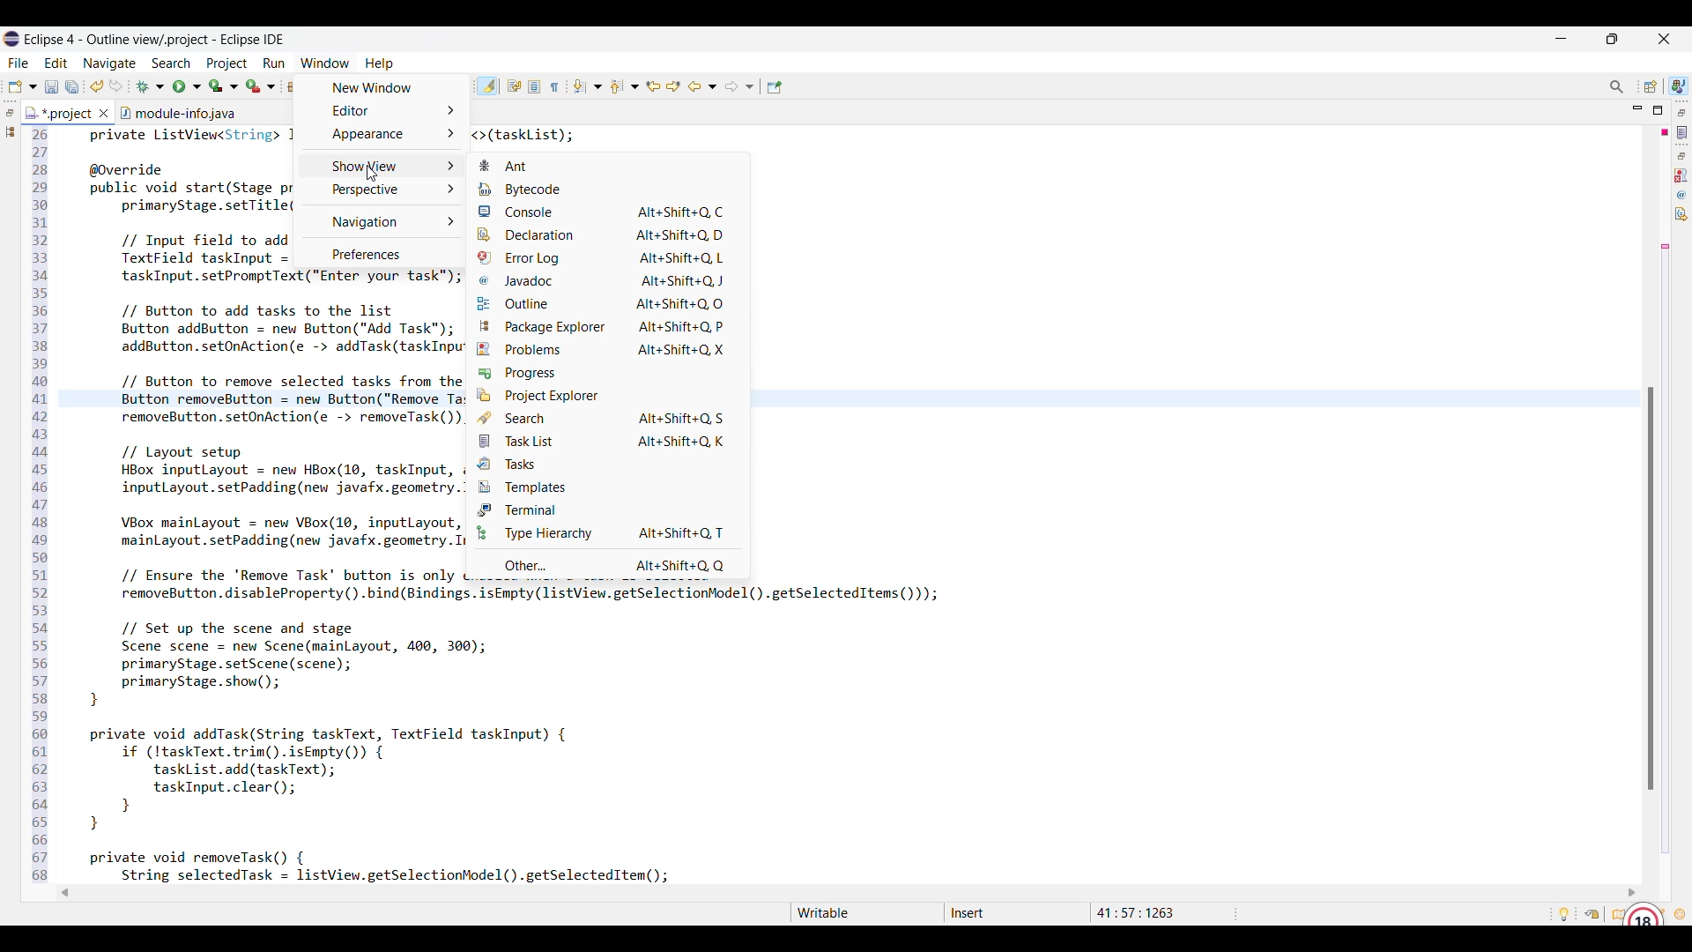  Describe the element at coordinates (382, 110) in the screenshot. I see `Editor options` at that location.